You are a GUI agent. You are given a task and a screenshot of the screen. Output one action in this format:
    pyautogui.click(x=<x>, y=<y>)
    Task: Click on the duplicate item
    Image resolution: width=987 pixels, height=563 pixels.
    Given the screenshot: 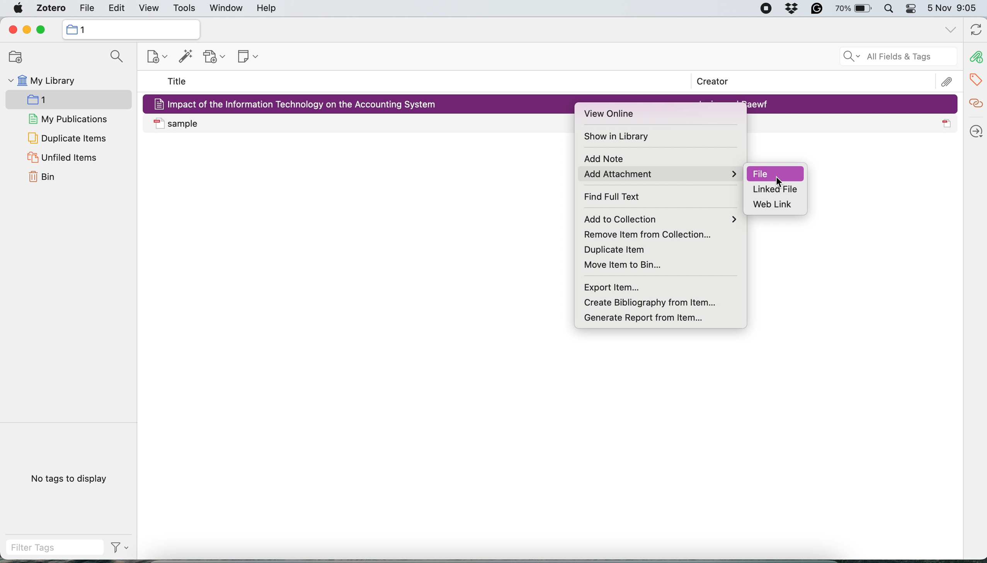 What is the action you would take?
    pyautogui.click(x=612, y=249)
    